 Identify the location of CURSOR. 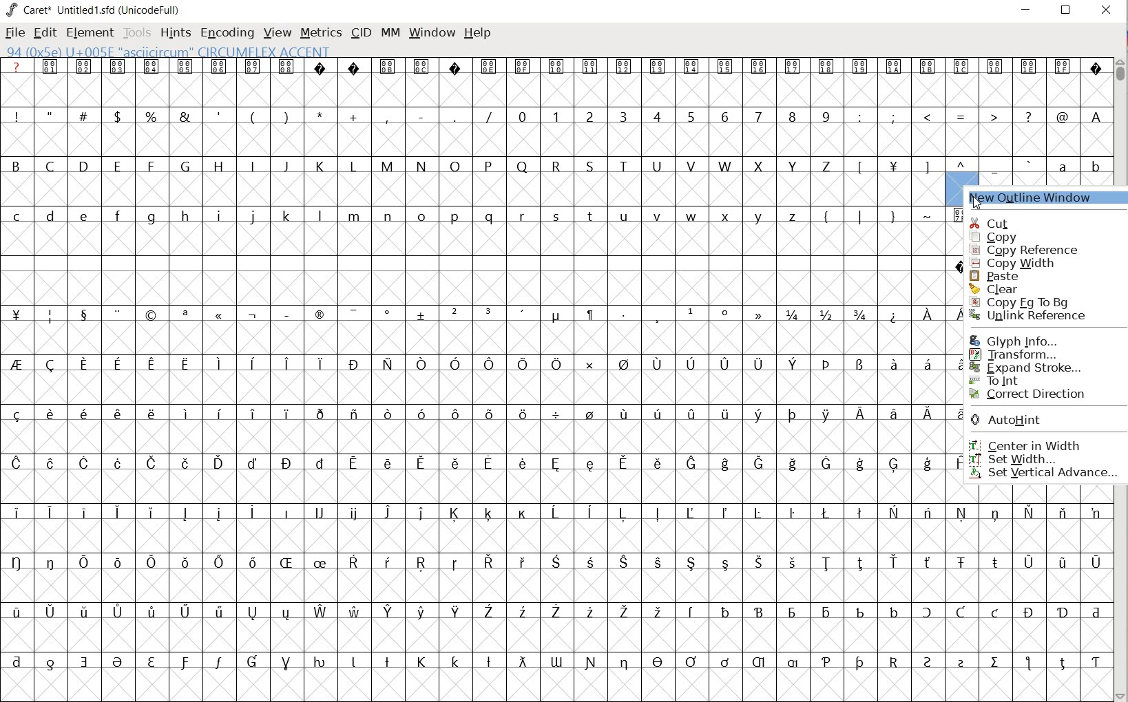
(976, 195).